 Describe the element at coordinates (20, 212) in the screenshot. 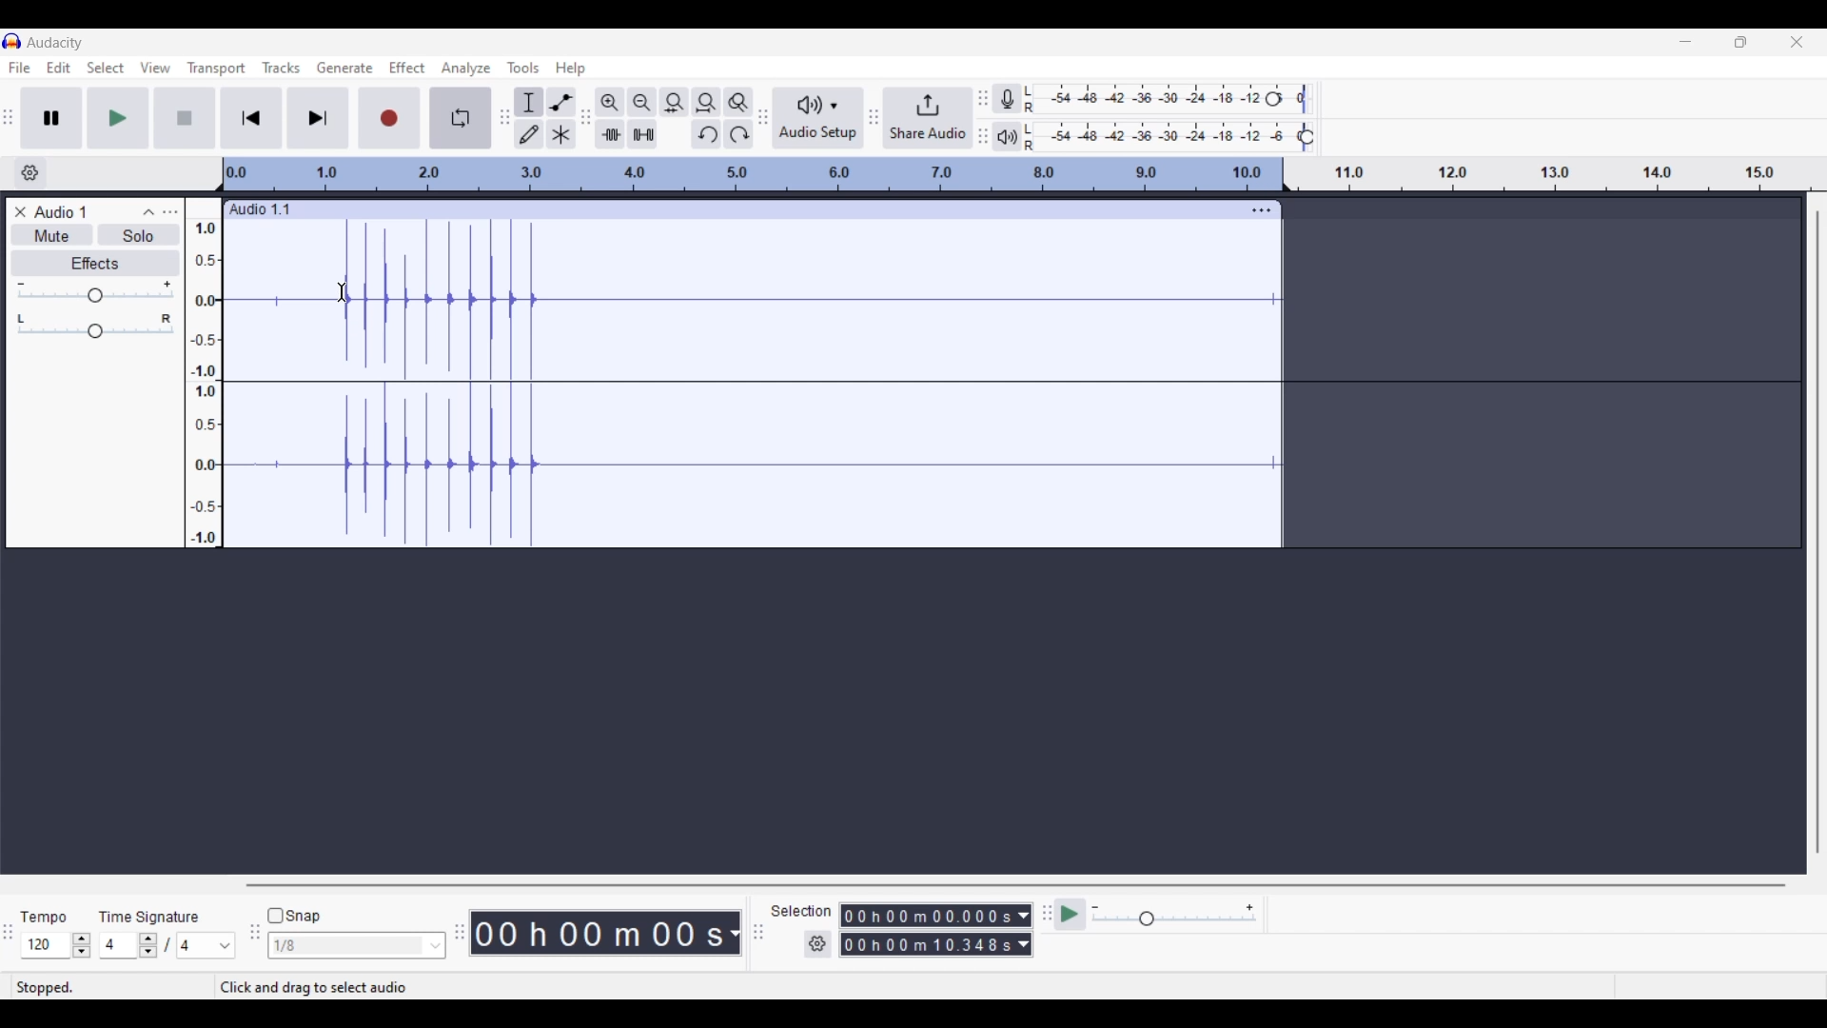

I see `Close` at that location.